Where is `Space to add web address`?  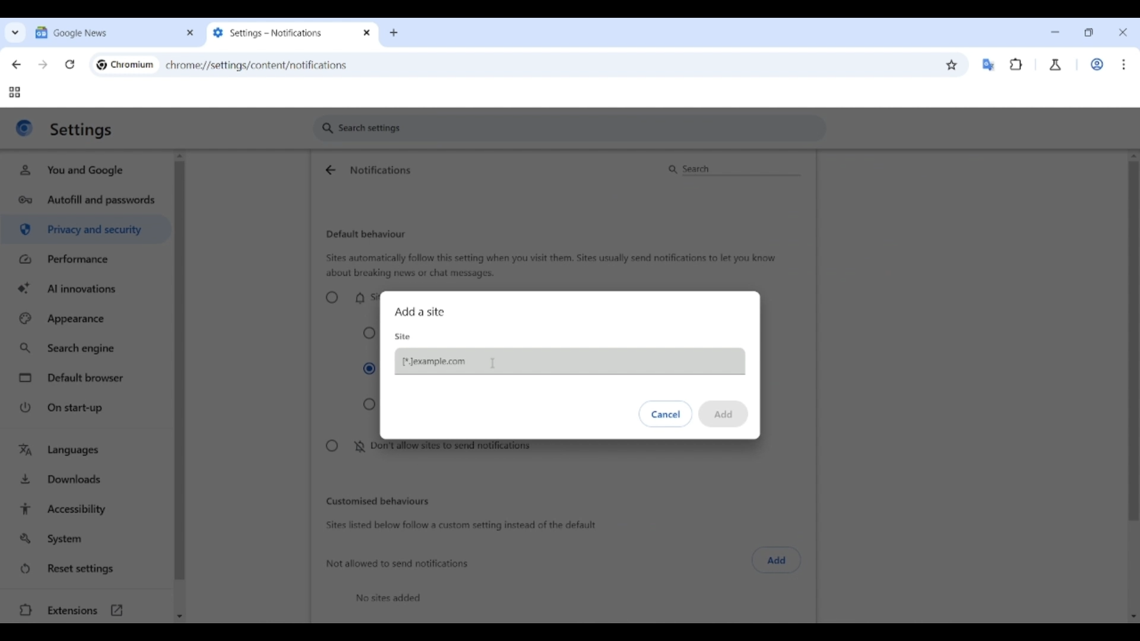 Space to add web address is located at coordinates (569, 362).